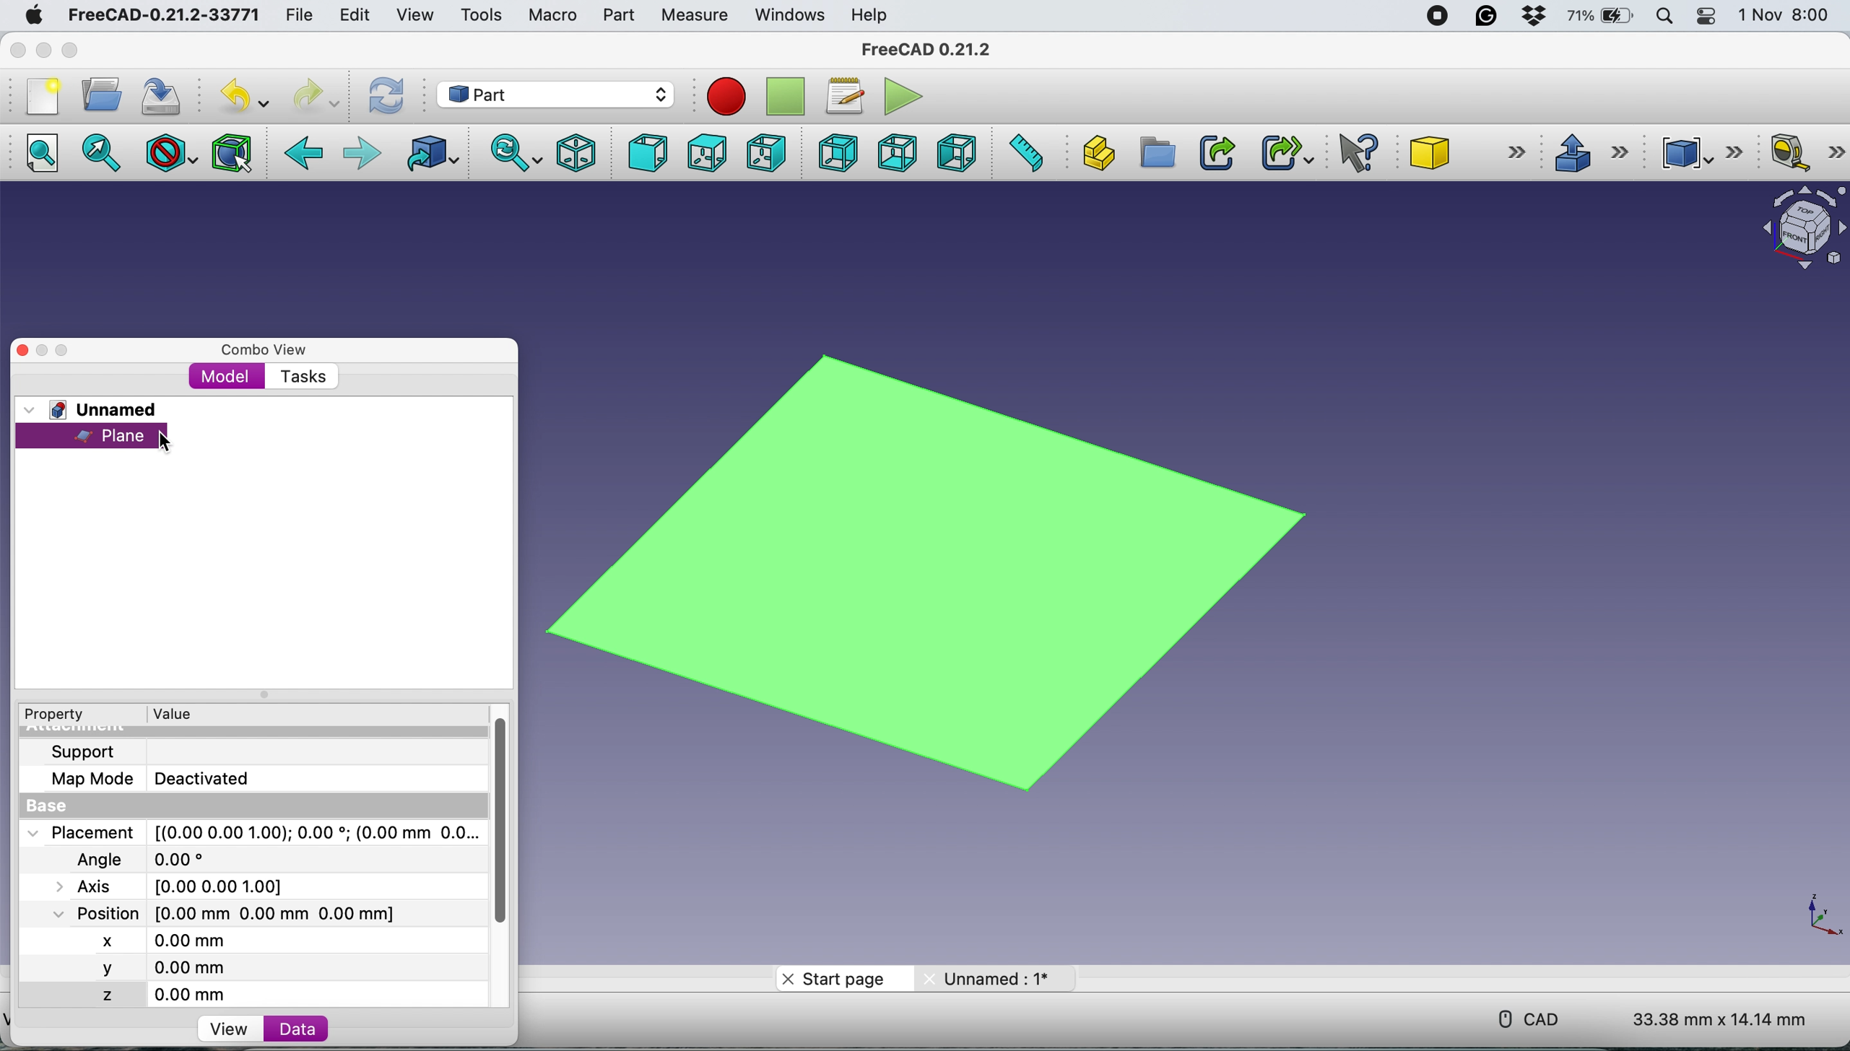 Image resolution: width=1850 pixels, height=1051 pixels. Describe the element at coordinates (160, 97) in the screenshot. I see `save` at that location.